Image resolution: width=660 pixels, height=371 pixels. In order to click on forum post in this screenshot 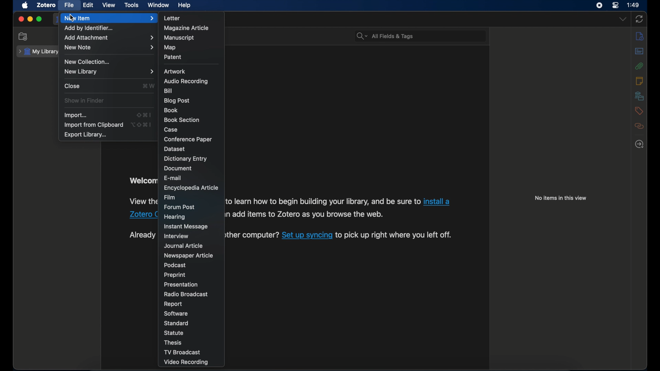, I will do `click(179, 207)`.